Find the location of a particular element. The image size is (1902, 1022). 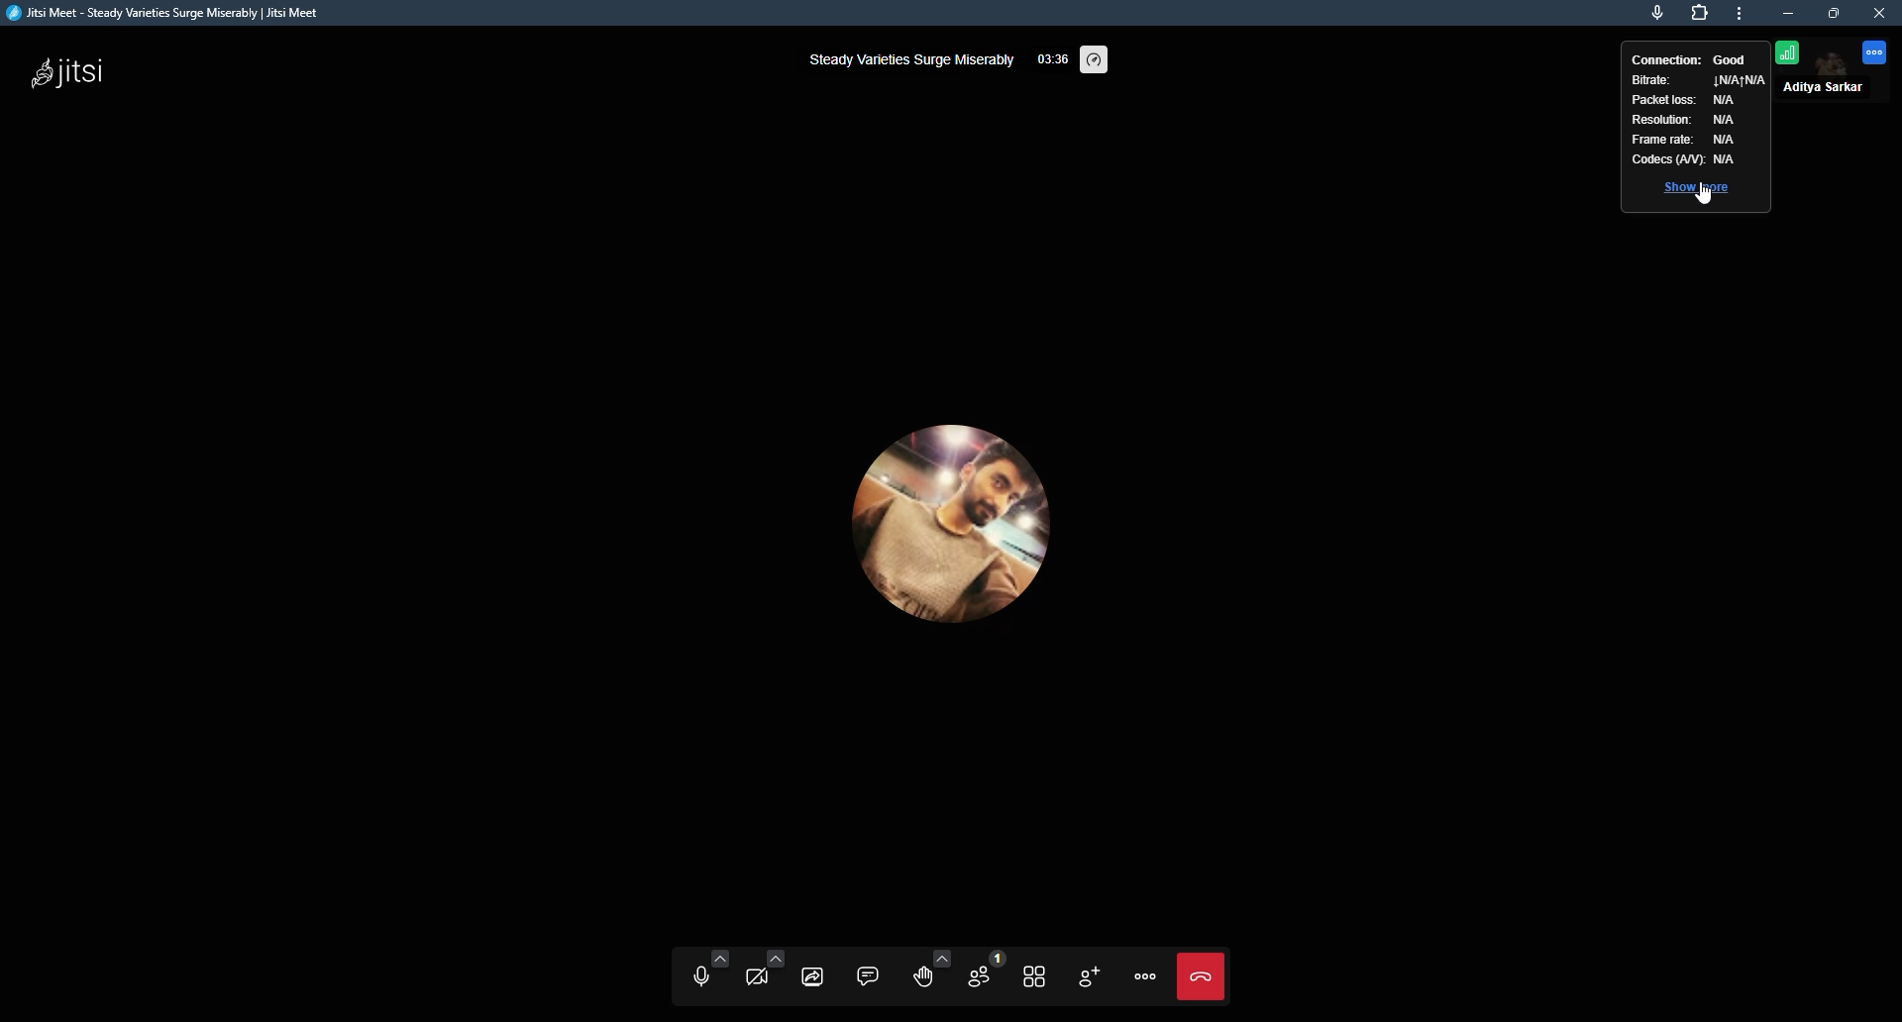

steady variety surge miserably is located at coordinates (909, 65).